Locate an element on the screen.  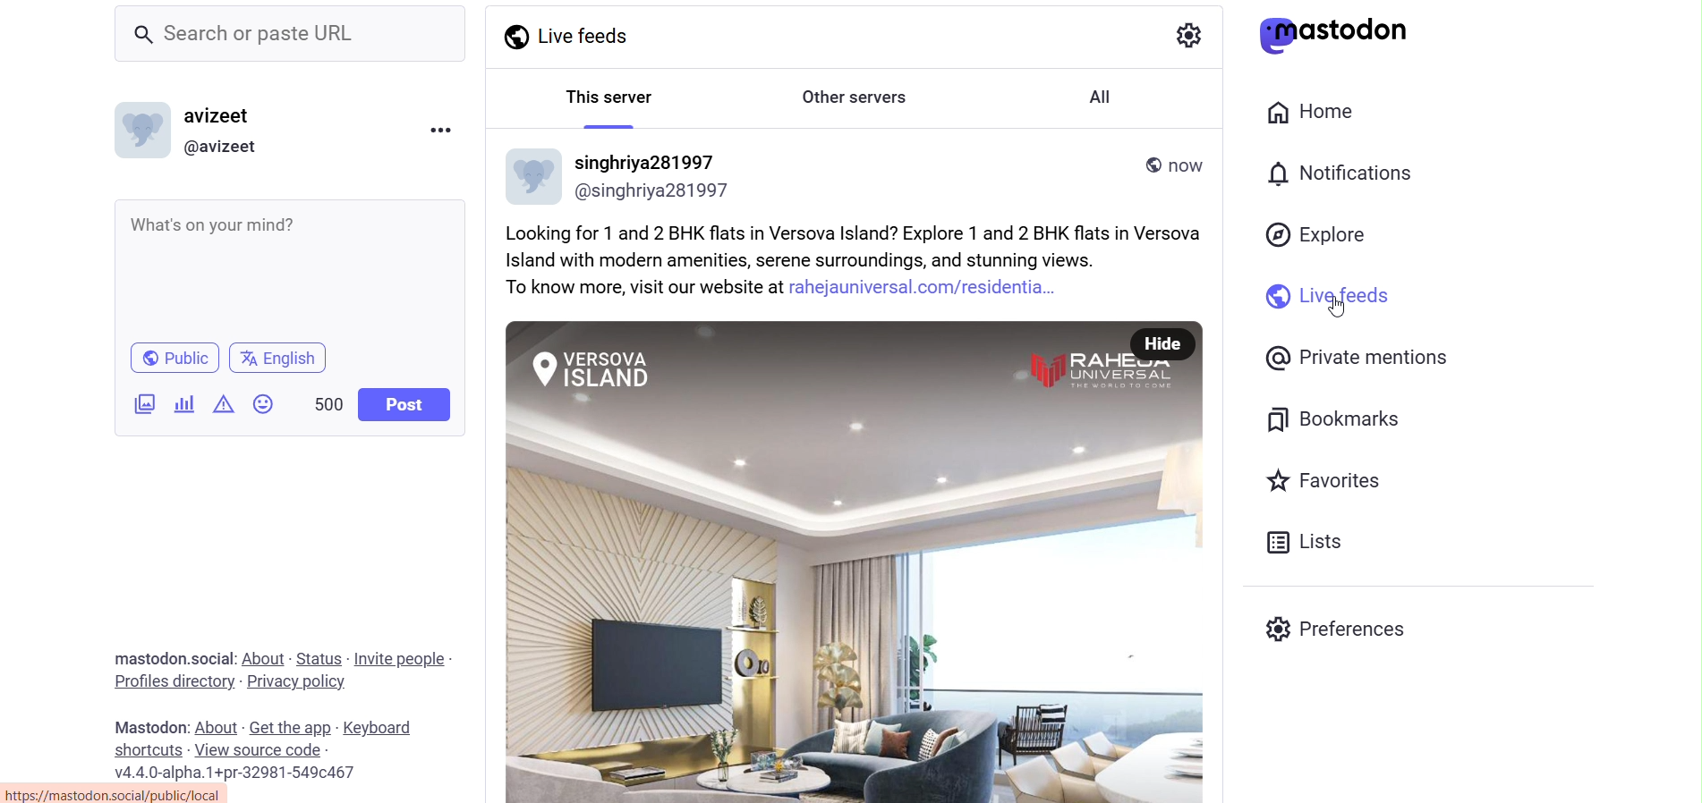
notification is located at coordinates (1341, 175).